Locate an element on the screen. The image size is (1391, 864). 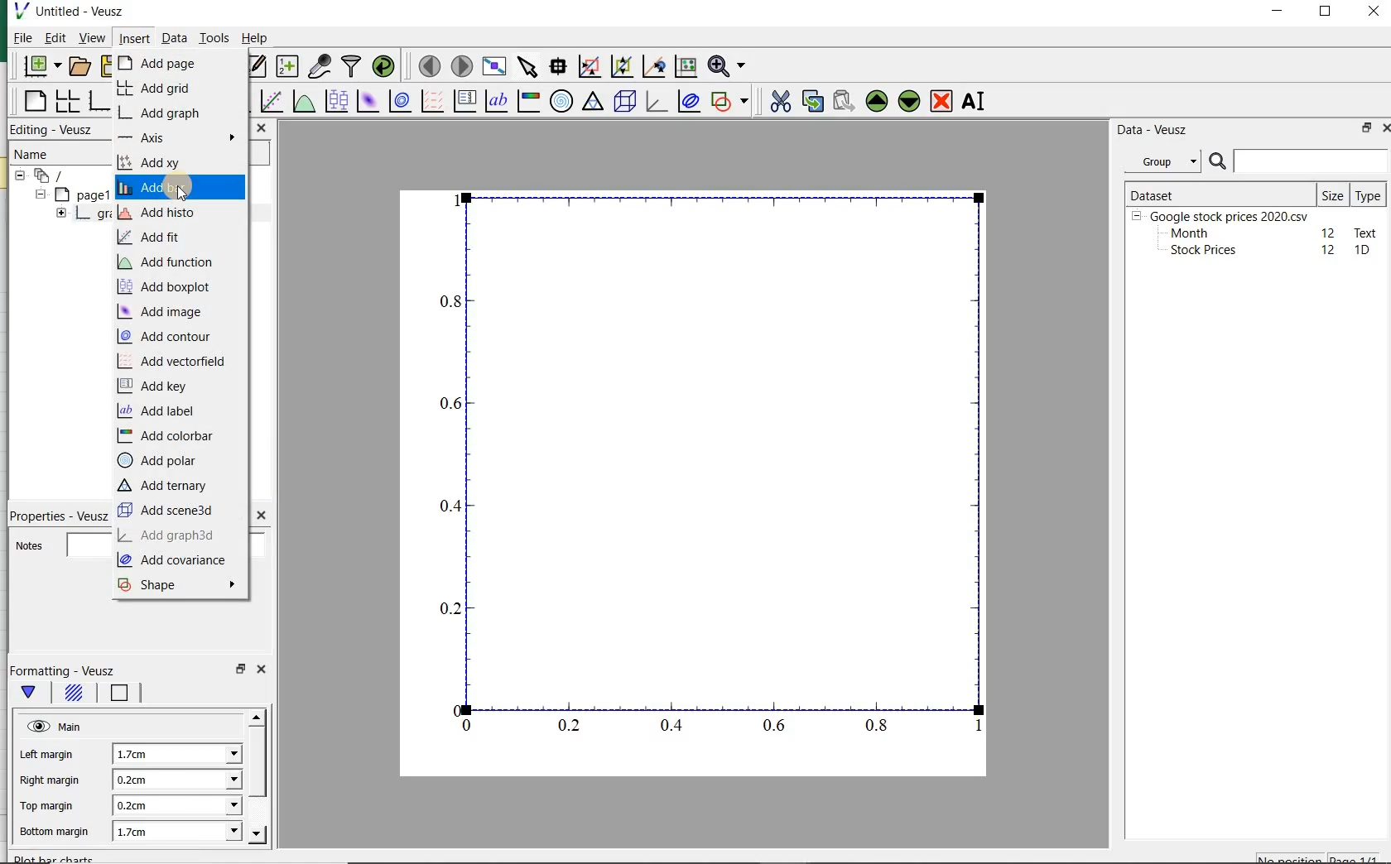
Main formatting is located at coordinates (31, 696).